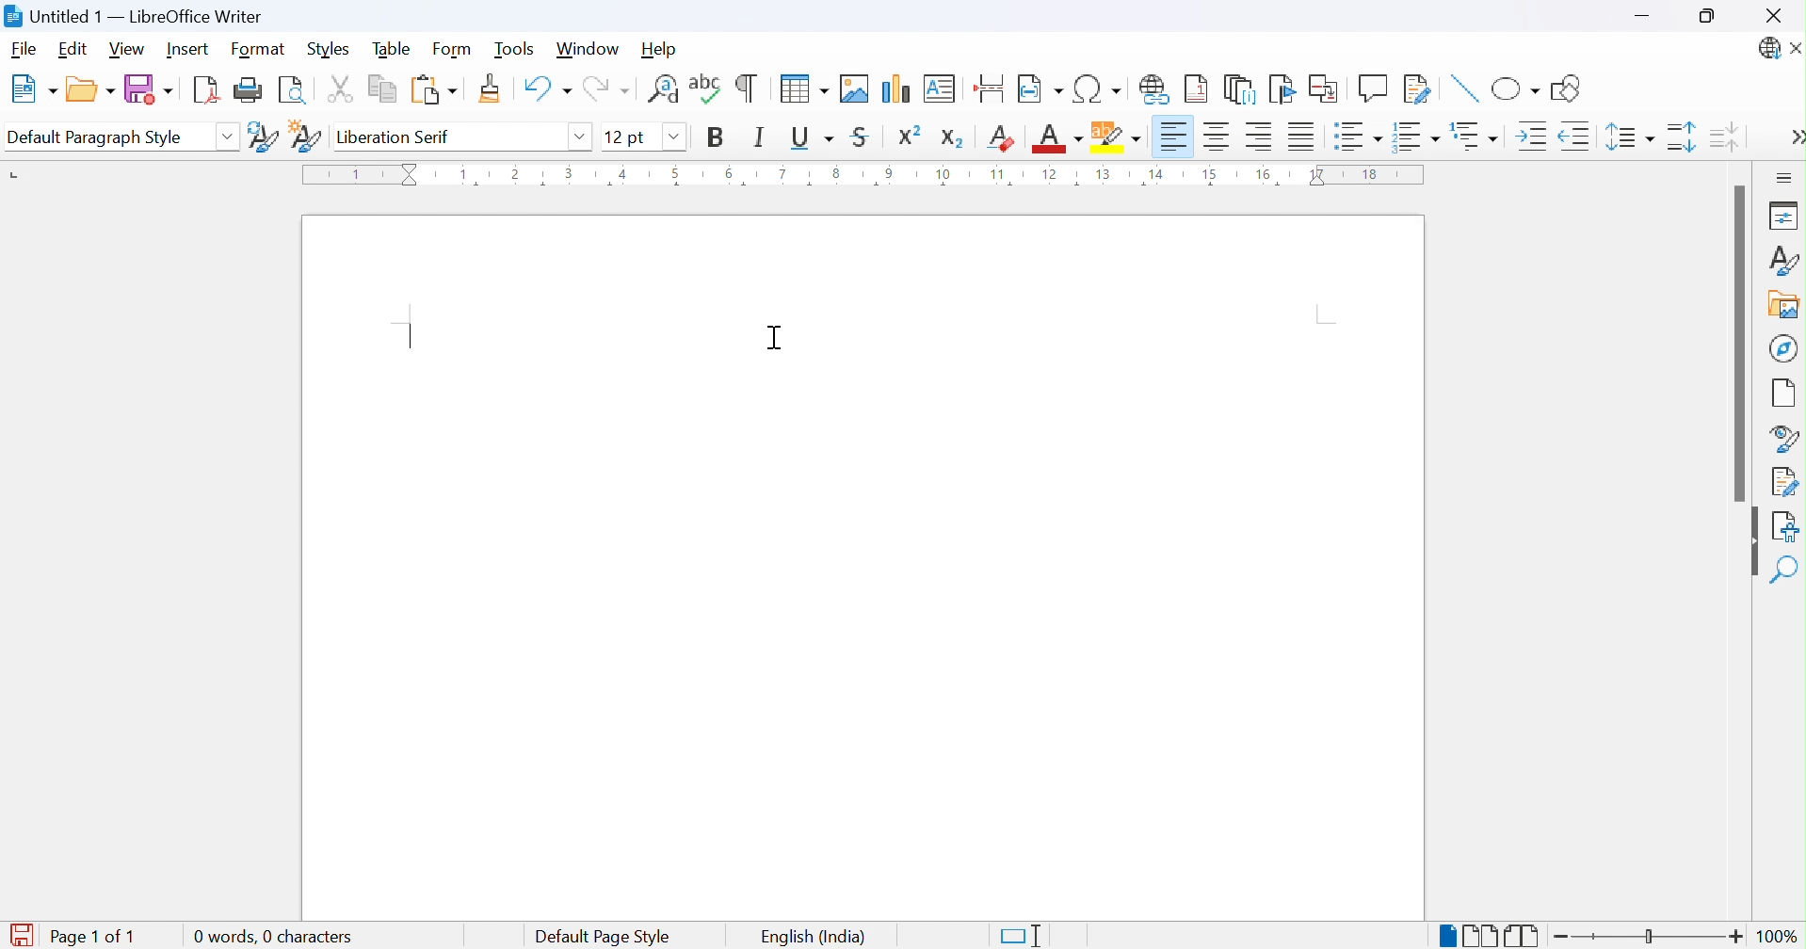 Image resolution: width=1806 pixels, height=949 pixels. Describe the element at coordinates (32, 89) in the screenshot. I see `New` at that location.